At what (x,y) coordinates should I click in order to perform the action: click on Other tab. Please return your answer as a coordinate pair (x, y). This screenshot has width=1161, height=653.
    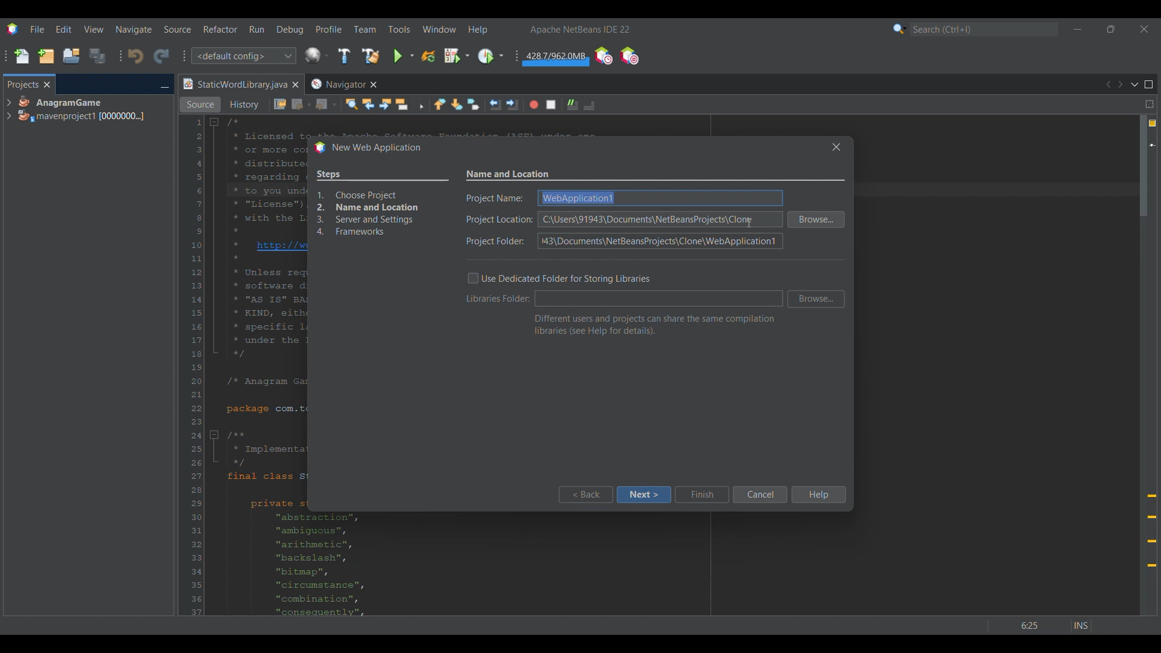
    Looking at the image, I should click on (343, 84).